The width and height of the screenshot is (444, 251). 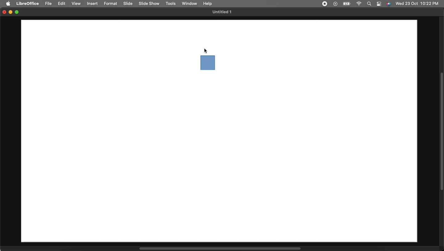 I want to click on Search, so click(x=369, y=4).